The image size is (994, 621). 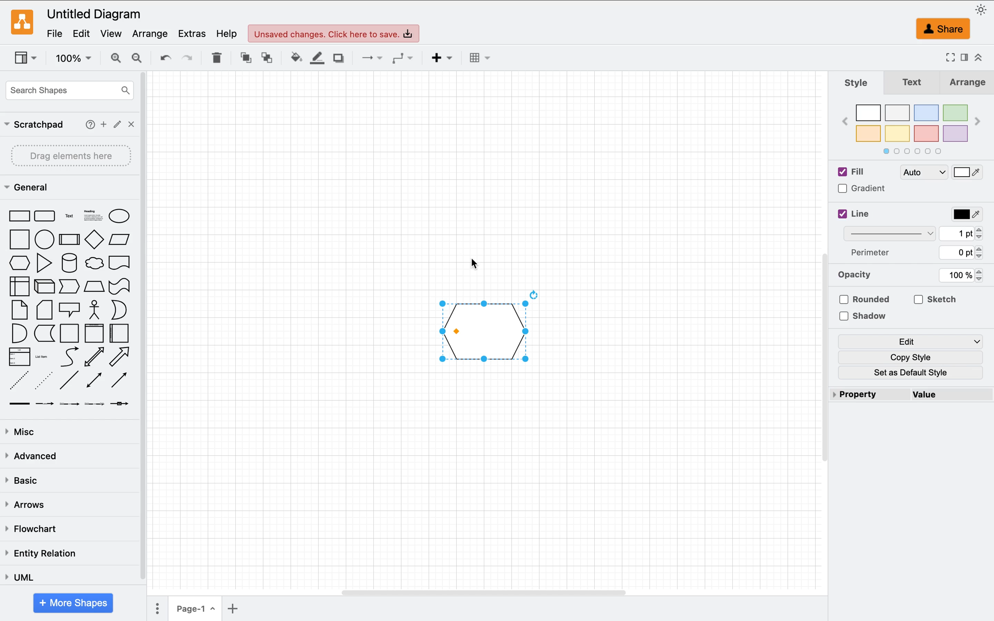 I want to click on cursor, so click(x=472, y=264).